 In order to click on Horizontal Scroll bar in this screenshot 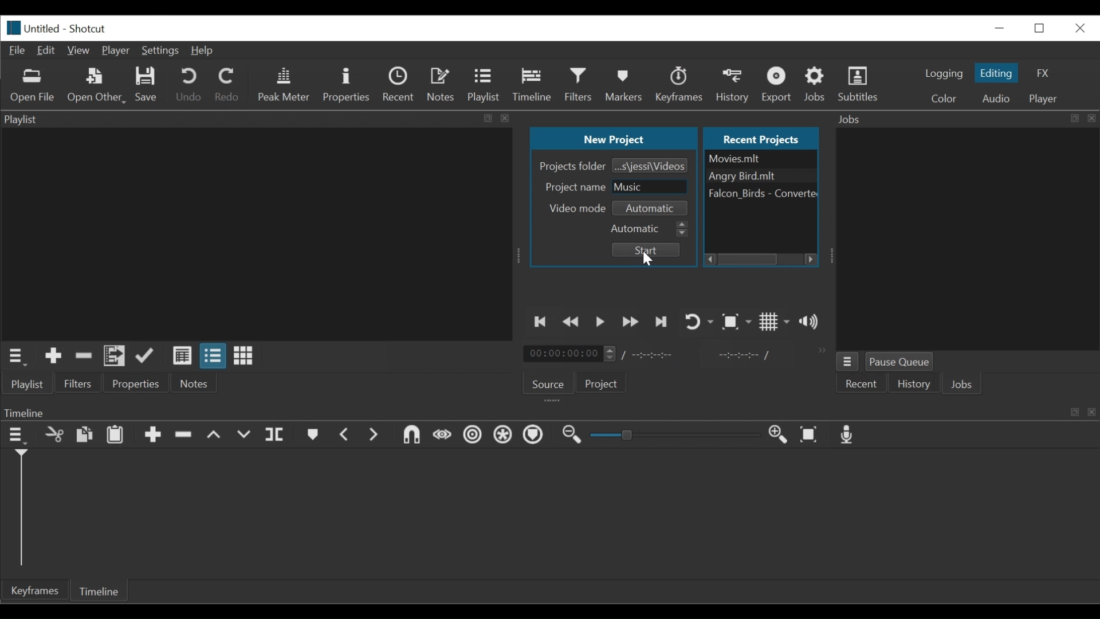, I will do `click(748, 260)`.